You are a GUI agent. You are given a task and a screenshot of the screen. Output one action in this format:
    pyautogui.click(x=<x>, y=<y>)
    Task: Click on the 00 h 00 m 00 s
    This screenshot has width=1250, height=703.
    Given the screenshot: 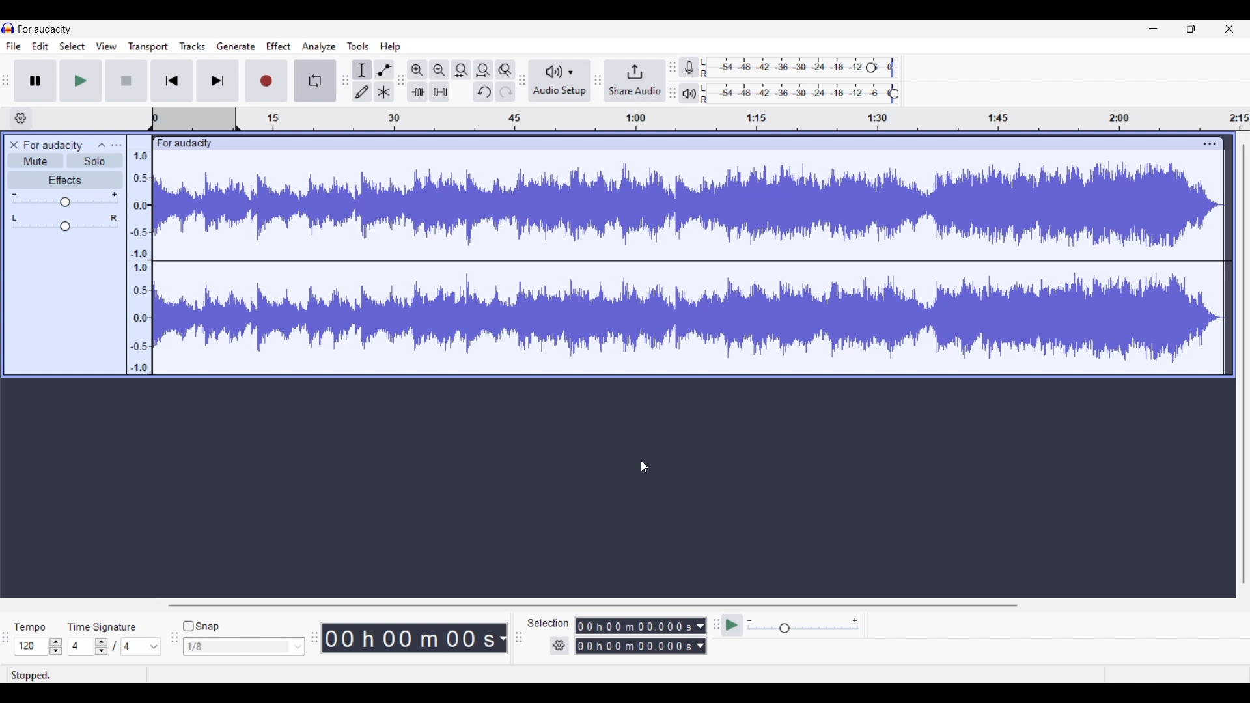 What is the action you would take?
    pyautogui.click(x=417, y=639)
    